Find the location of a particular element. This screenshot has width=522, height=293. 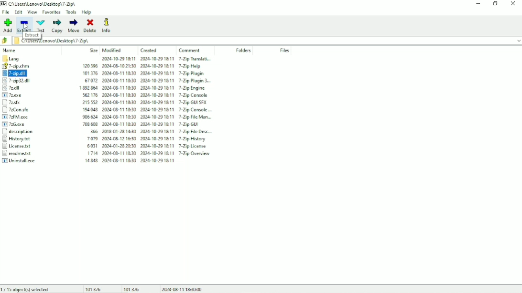

Close is located at coordinates (514, 3).